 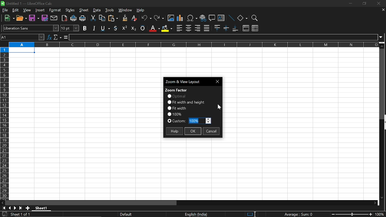 I want to click on edit, so click(x=15, y=10).